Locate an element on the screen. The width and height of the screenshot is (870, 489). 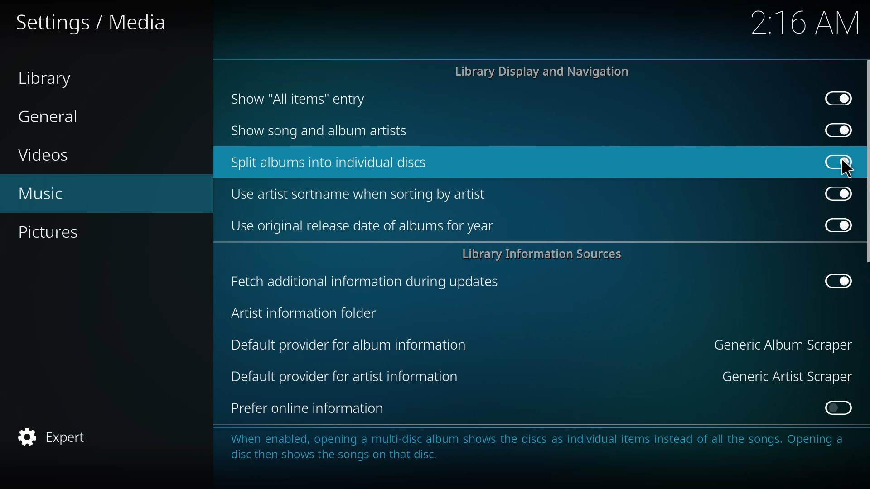
enabled is located at coordinates (833, 224).